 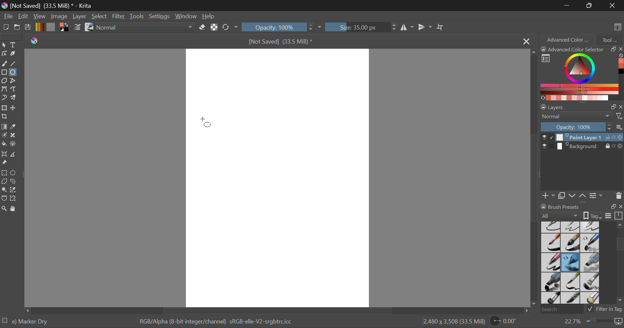 What do you see at coordinates (582, 73) in the screenshot?
I see `Advanced Color Selector` at bounding box center [582, 73].